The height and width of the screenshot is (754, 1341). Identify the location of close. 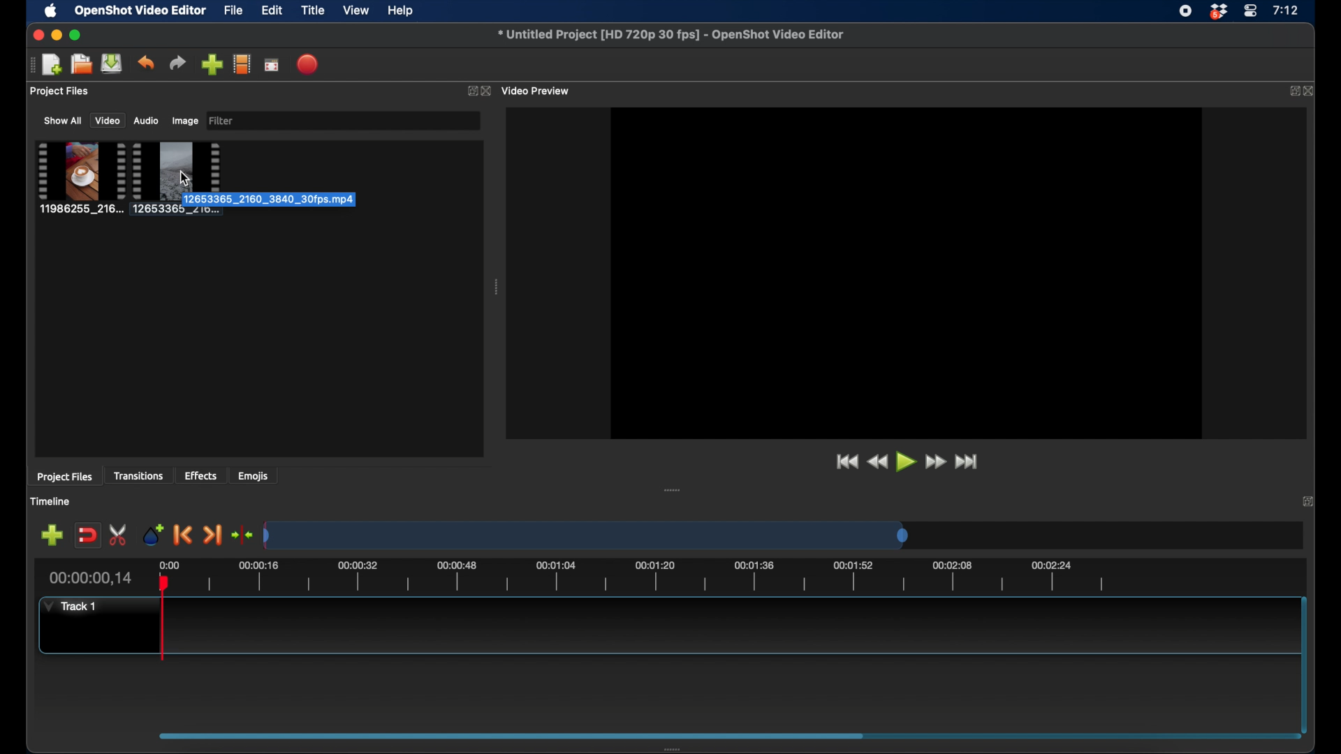
(1312, 91).